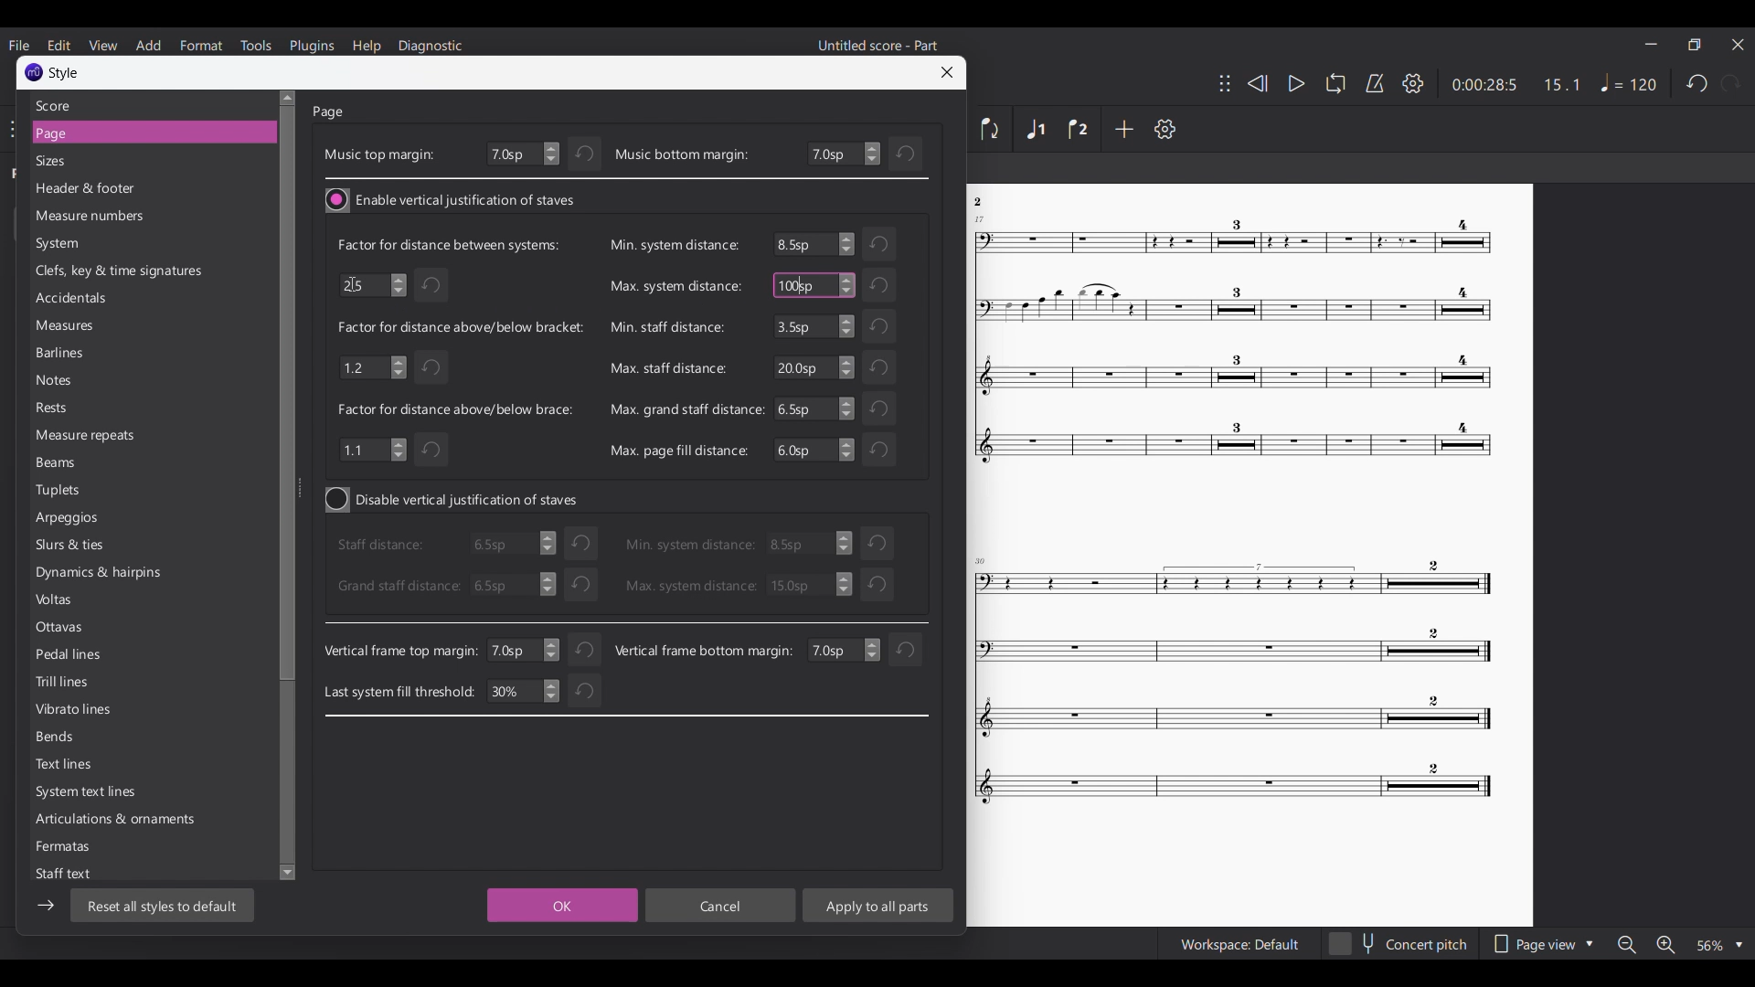 This screenshot has height=987, width=1755. Describe the element at coordinates (18, 45) in the screenshot. I see `File menu` at that location.